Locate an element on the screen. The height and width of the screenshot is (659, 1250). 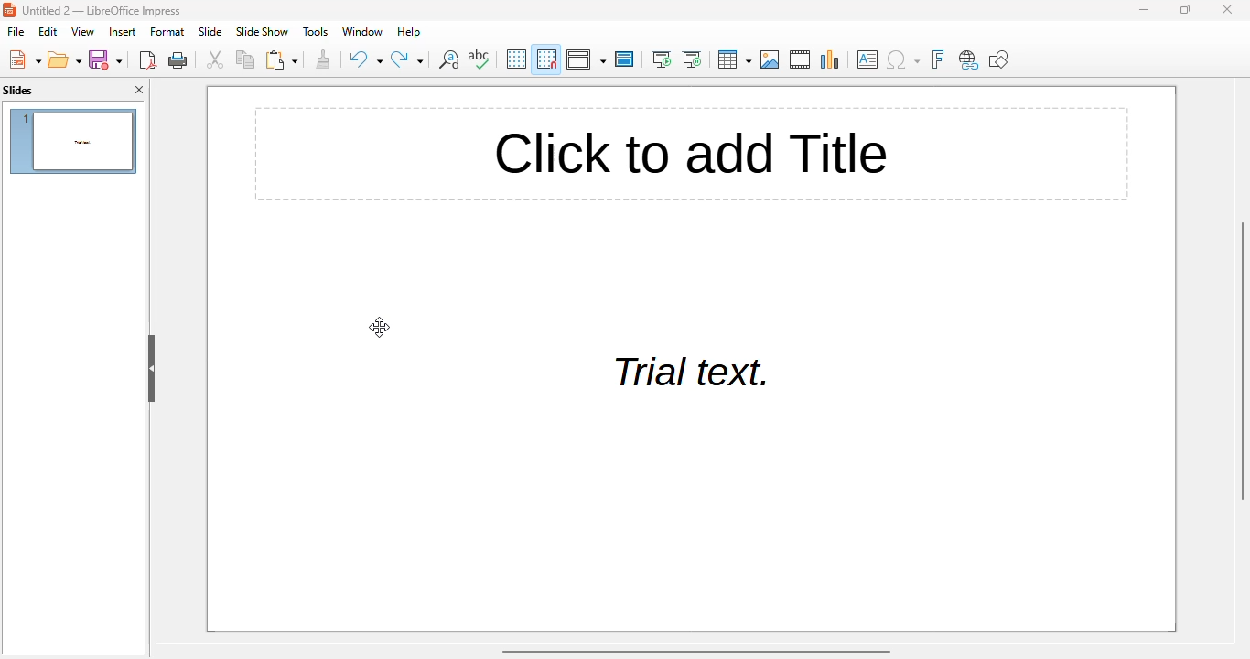
insert audio or video is located at coordinates (801, 59).